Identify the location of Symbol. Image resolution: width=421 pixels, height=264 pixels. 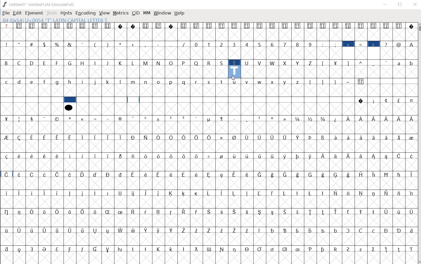
(96, 118).